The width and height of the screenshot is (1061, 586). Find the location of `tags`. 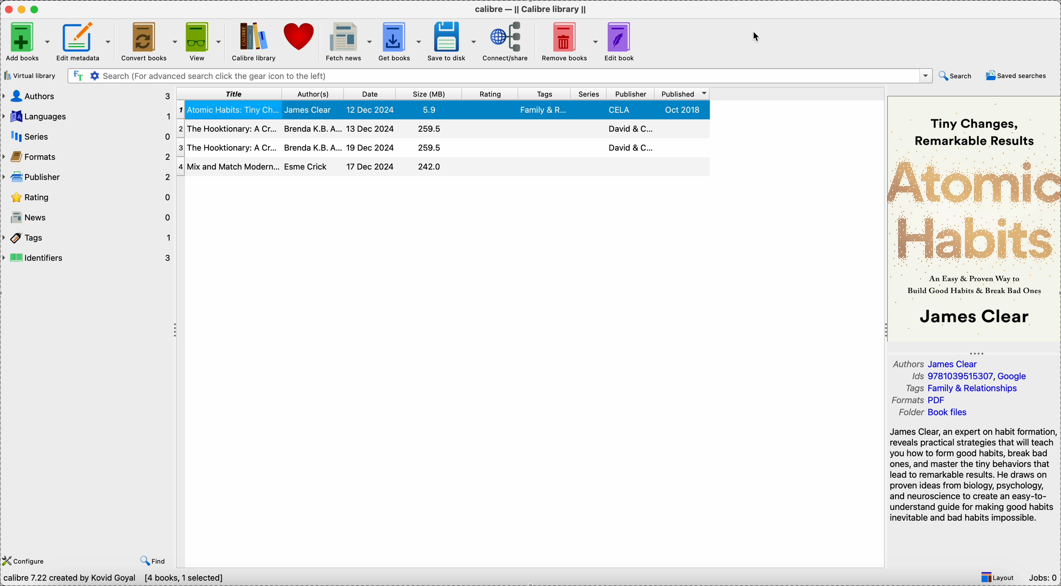

tags is located at coordinates (88, 238).